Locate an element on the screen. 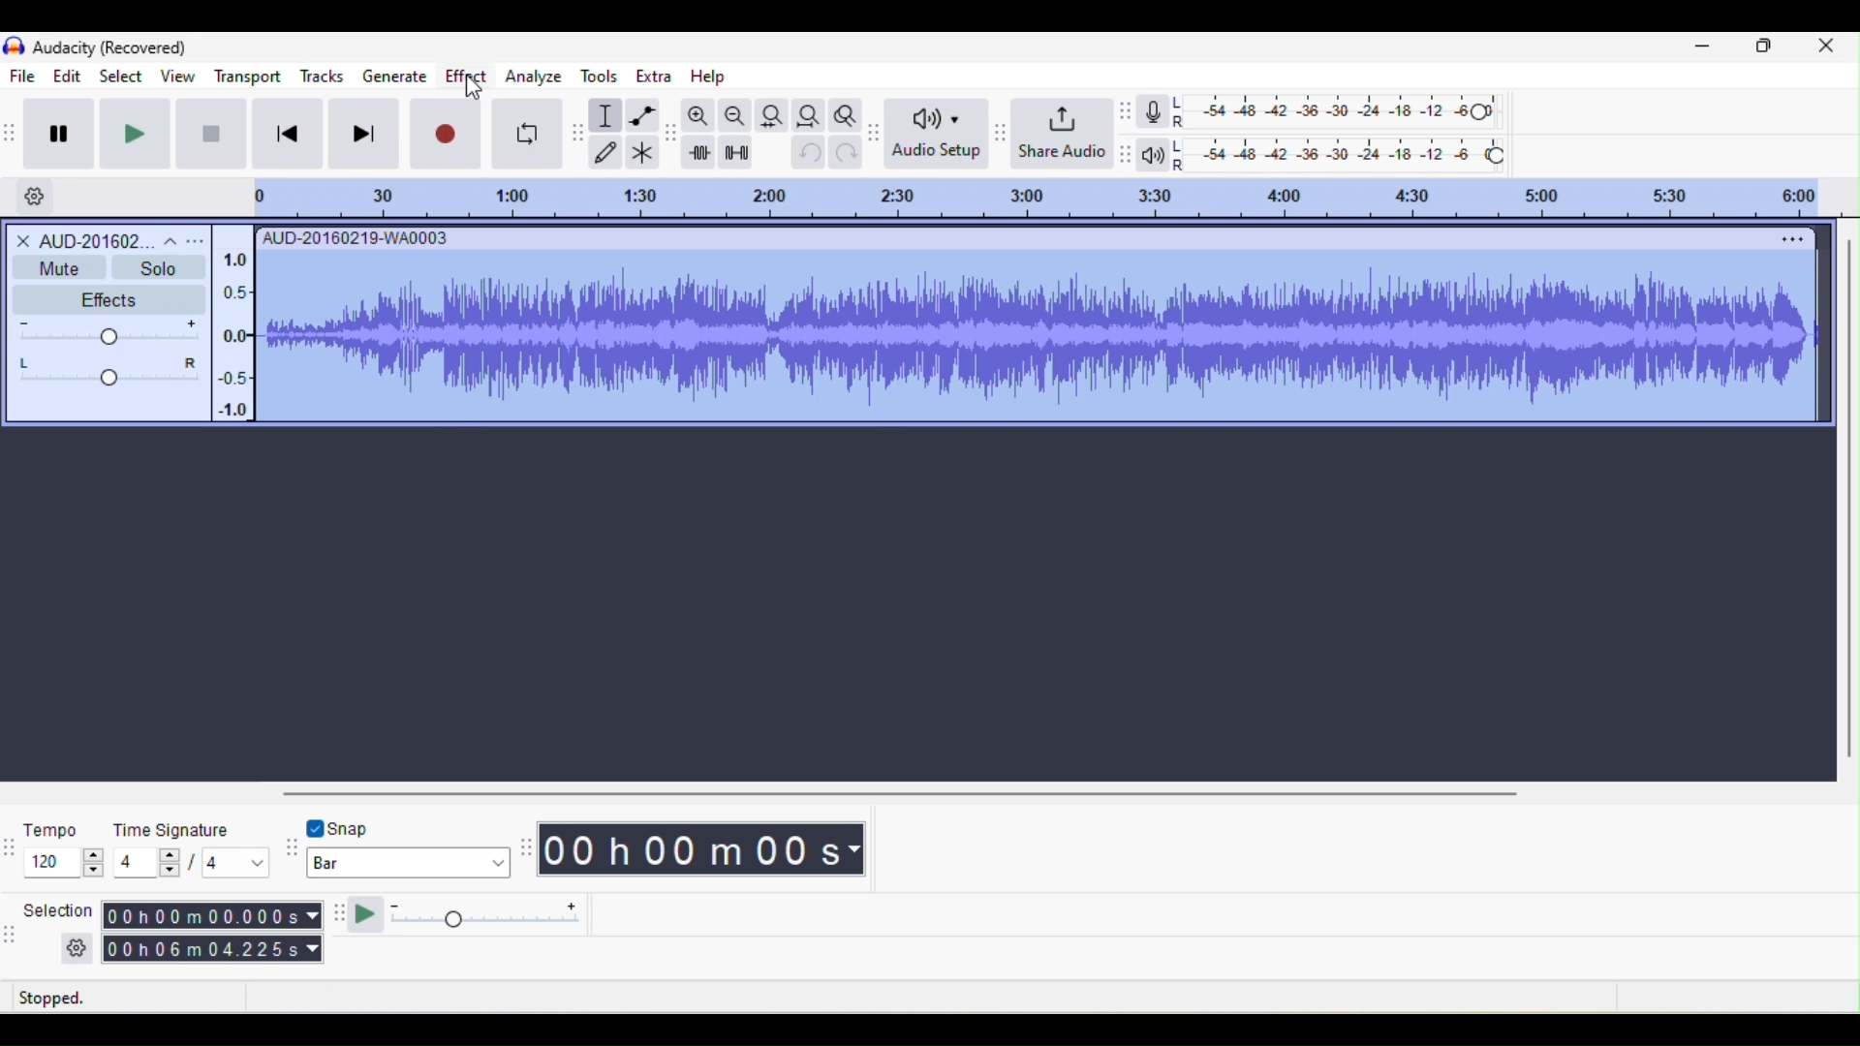 This screenshot has width=1860, height=1046. fit project to width is located at coordinates (810, 111).